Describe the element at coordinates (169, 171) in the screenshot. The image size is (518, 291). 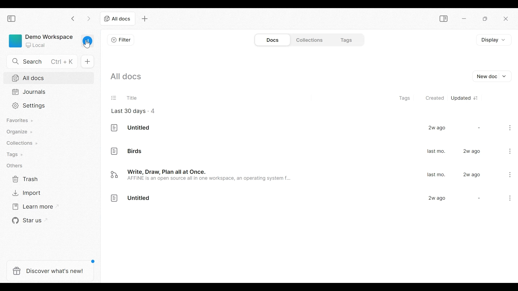
I see `Write, Draw, Plan all at Once.` at that location.